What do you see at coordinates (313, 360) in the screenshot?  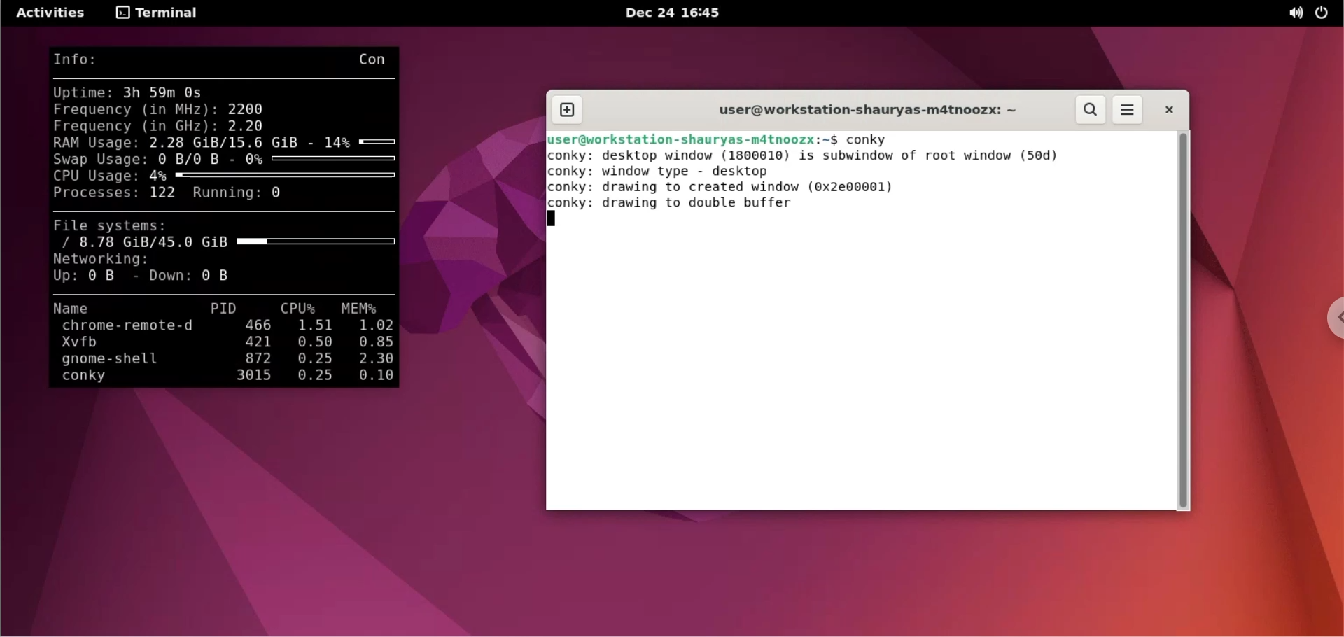 I see `0.25` at bounding box center [313, 360].